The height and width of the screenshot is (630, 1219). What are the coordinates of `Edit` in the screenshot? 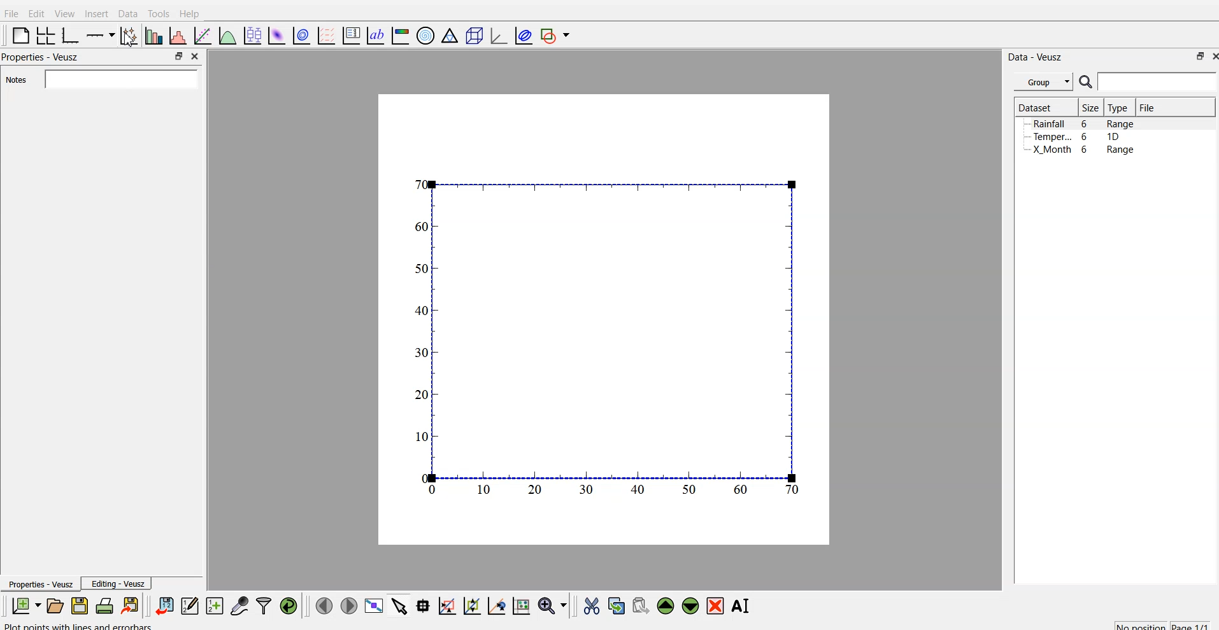 It's located at (34, 13).